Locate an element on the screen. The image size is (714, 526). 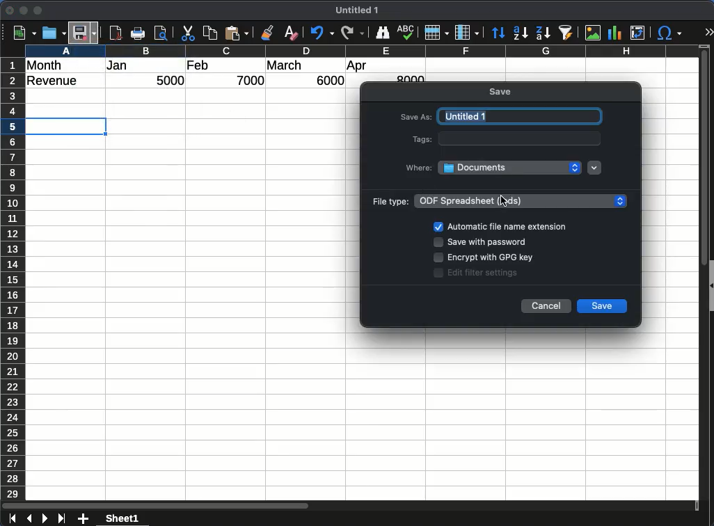
descending  is located at coordinates (542, 32).